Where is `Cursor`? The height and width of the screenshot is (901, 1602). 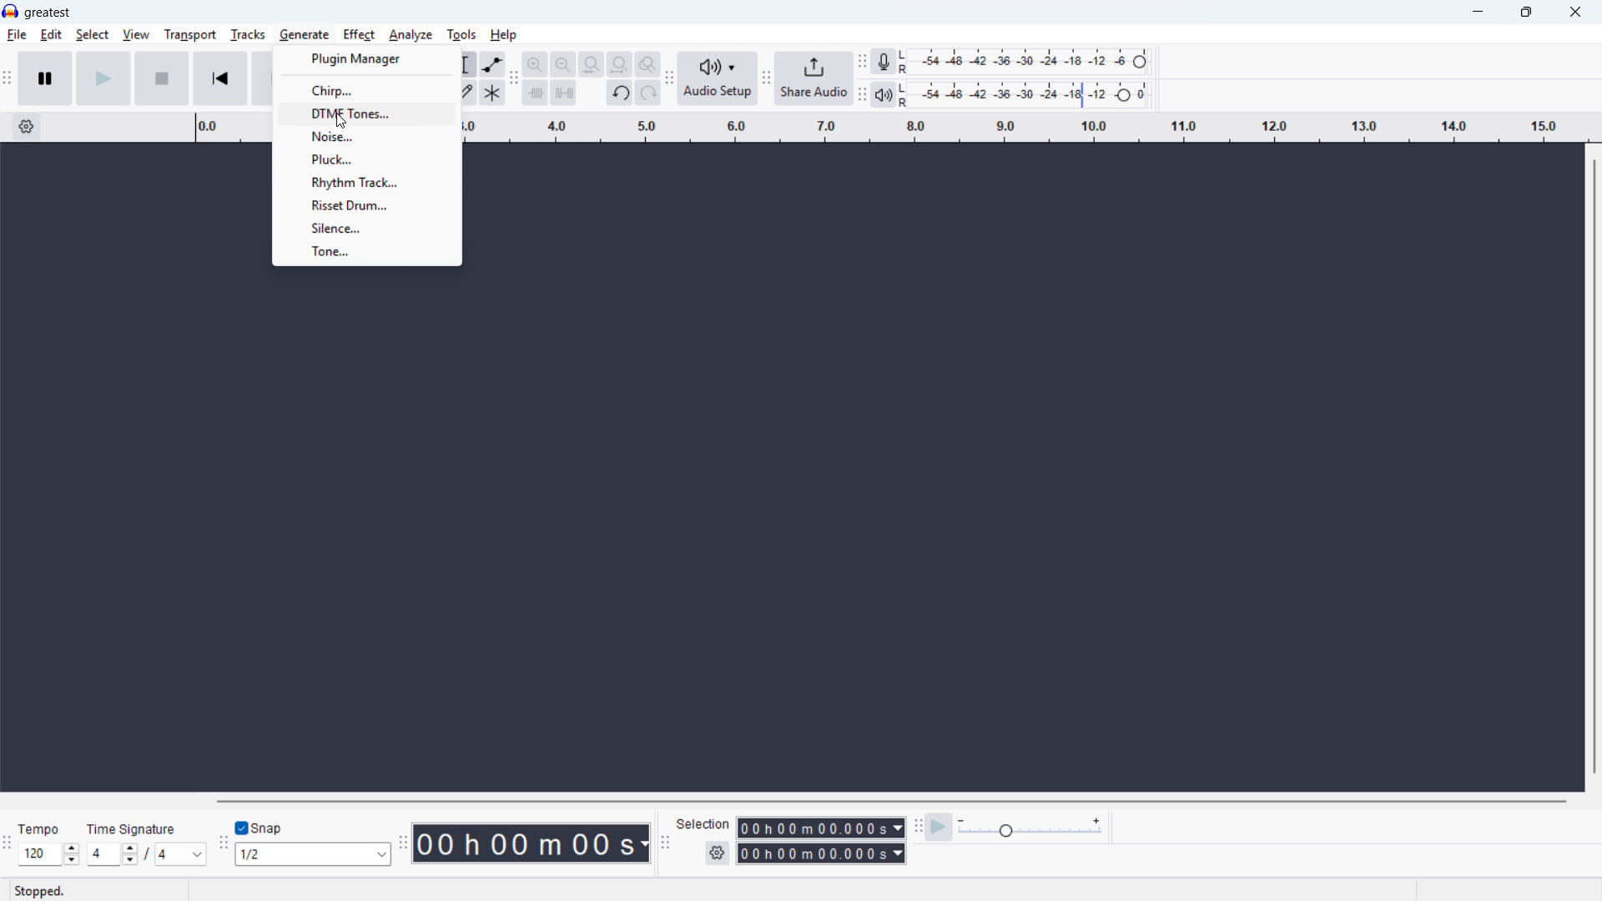 Cursor is located at coordinates (340, 123).